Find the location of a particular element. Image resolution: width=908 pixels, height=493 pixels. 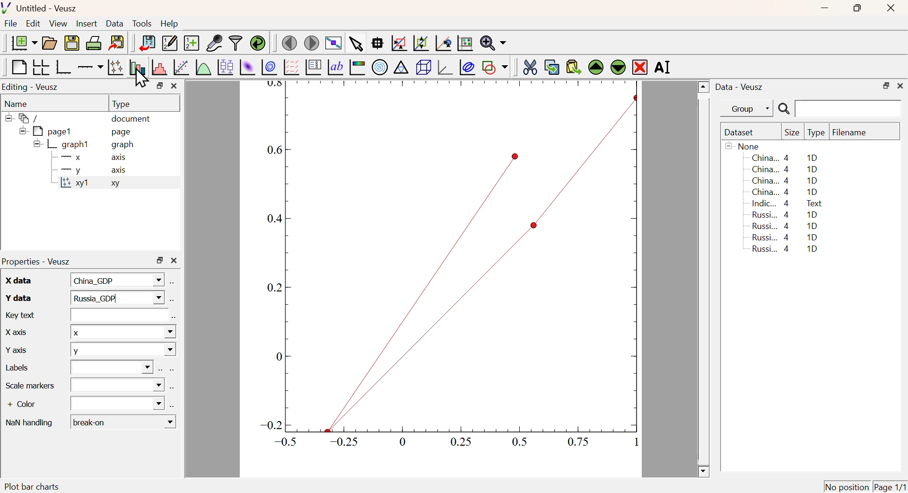

Search Input is located at coordinates (849, 108).